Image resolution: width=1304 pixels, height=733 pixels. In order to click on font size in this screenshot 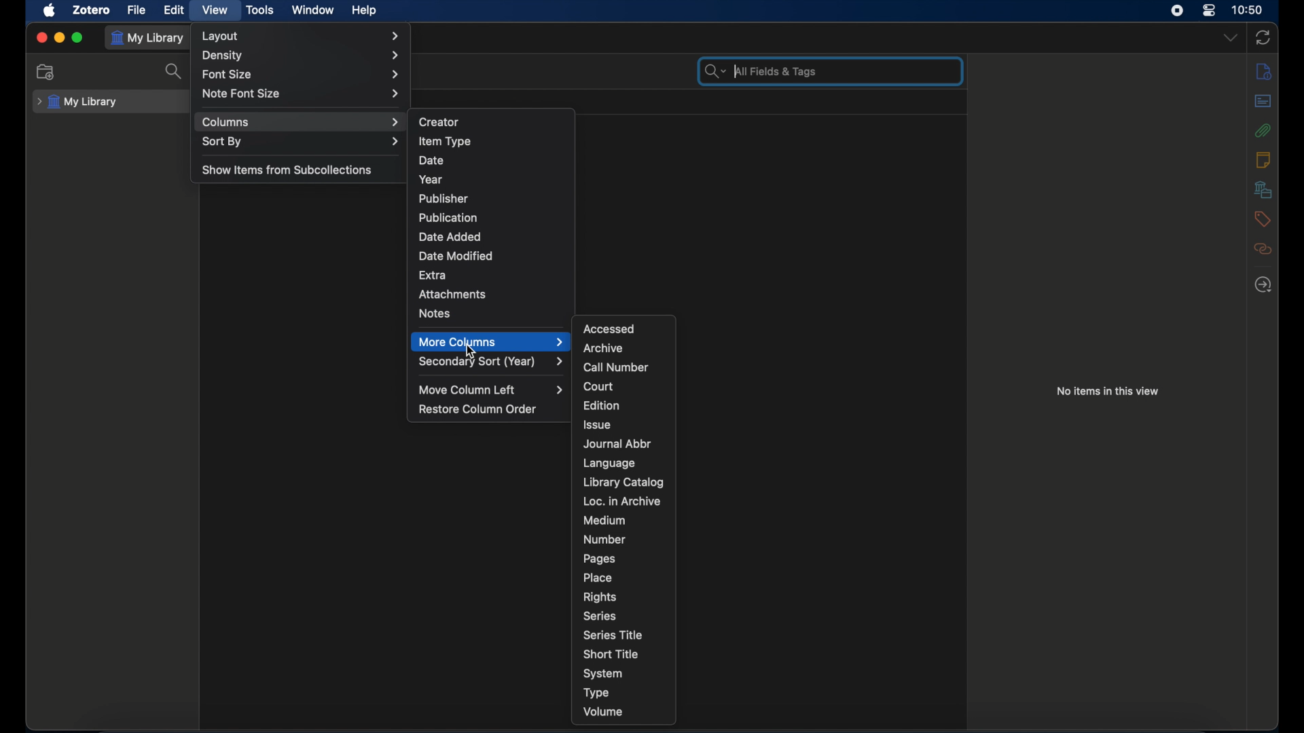, I will do `click(300, 75)`.